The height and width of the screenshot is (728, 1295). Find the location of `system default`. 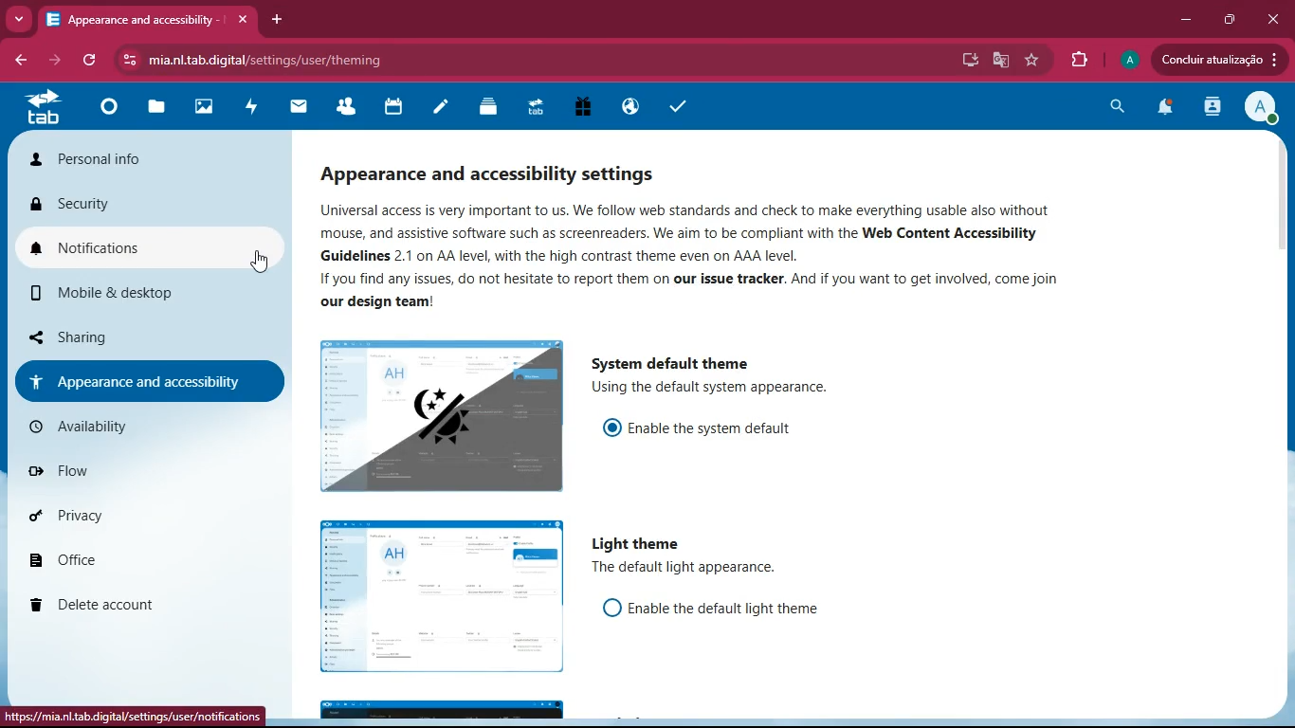

system default is located at coordinates (677, 360).